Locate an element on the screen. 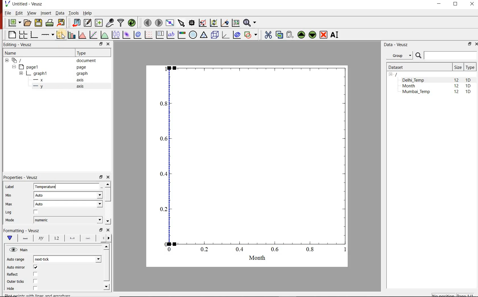 The width and height of the screenshot is (478, 297). renames the selected widget is located at coordinates (335, 35).